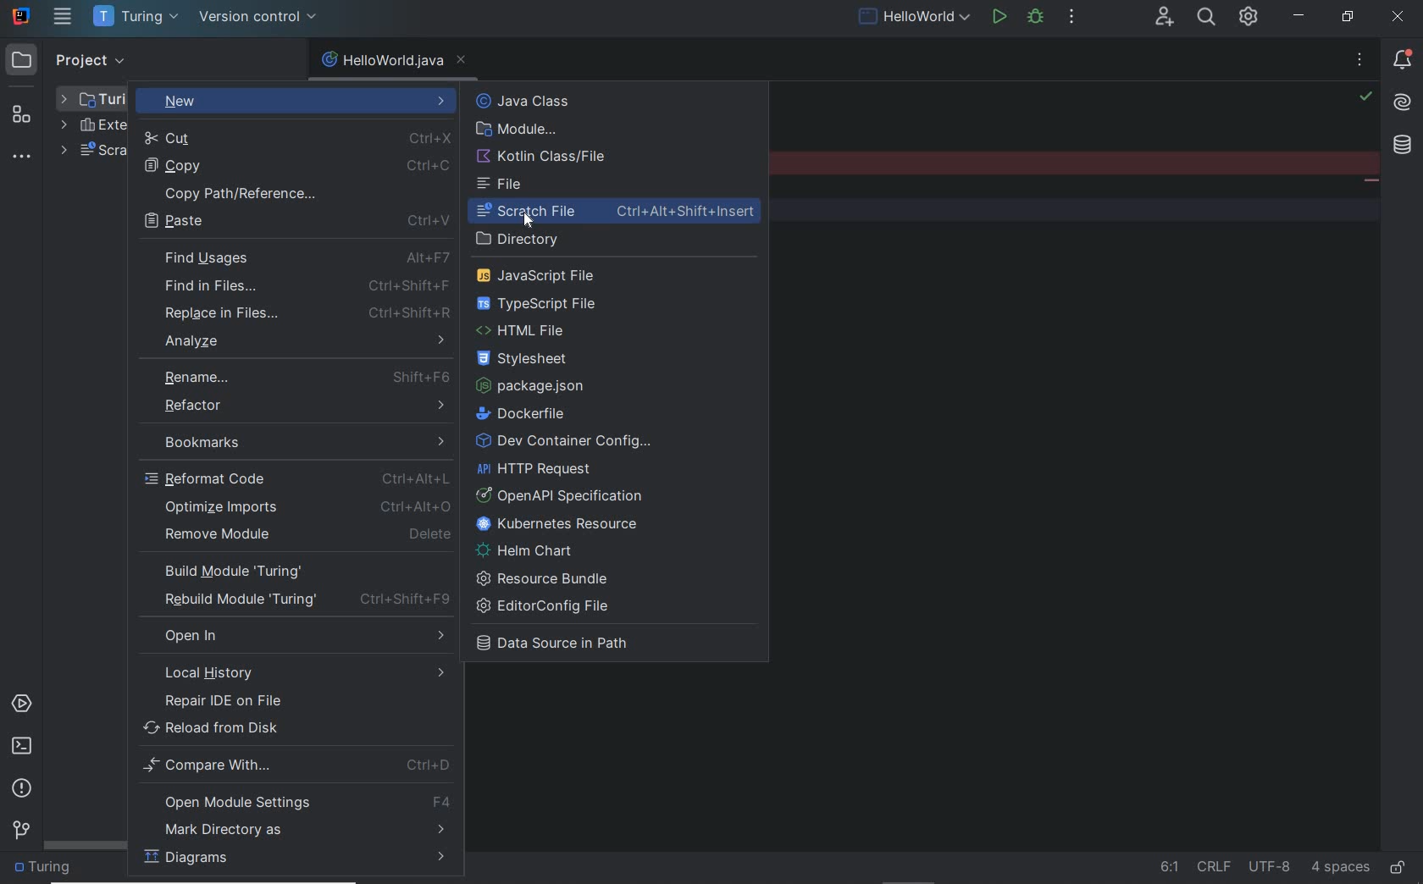  I want to click on rebuild module, so click(298, 599).